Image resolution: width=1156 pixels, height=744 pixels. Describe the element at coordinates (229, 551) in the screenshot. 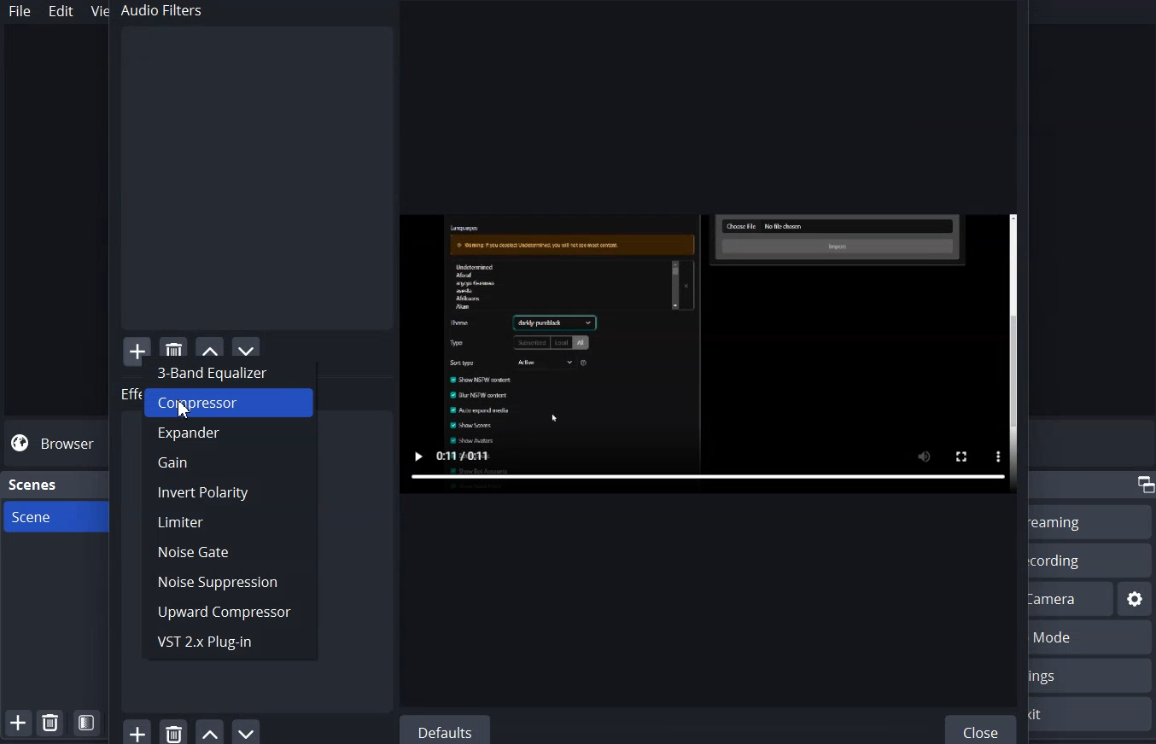

I see `Noise Gate` at that location.